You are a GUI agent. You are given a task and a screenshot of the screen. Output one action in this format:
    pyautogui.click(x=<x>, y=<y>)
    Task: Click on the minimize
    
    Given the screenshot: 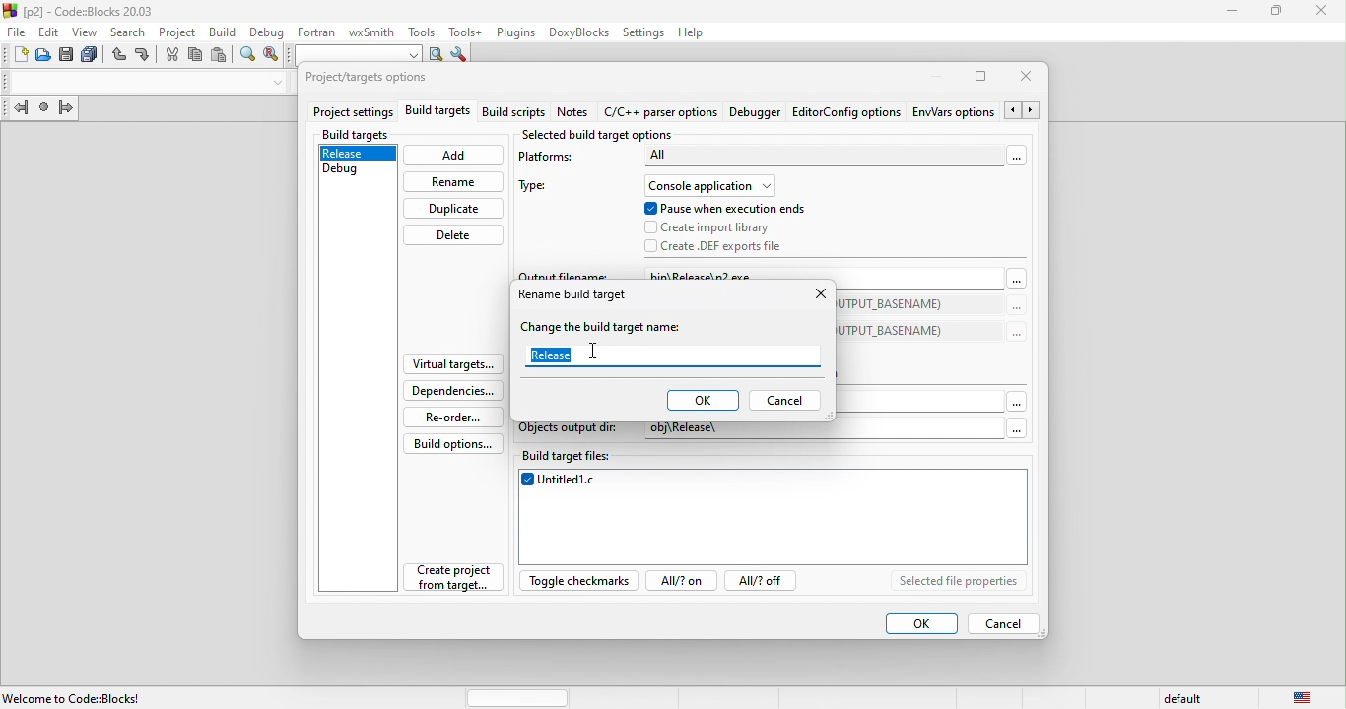 What is the action you would take?
    pyautogui.click(x=1233, y=12)
    